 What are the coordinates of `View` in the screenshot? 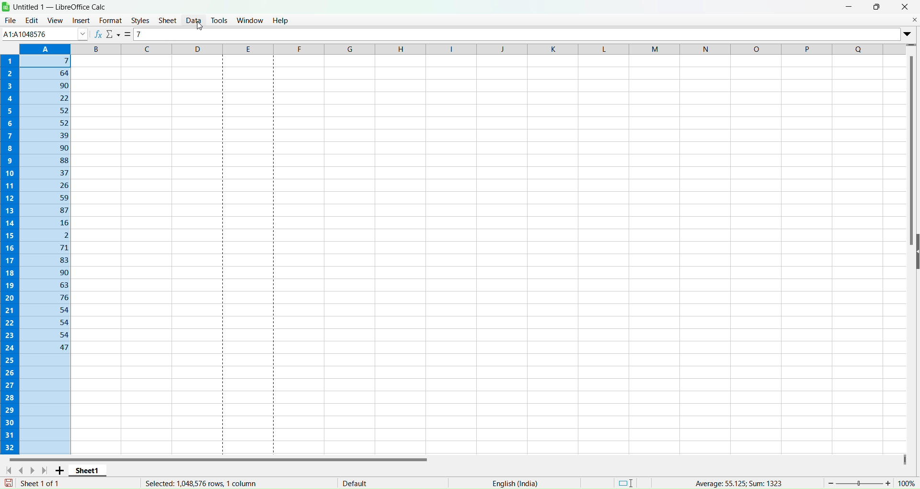 It's located at (55, 19).